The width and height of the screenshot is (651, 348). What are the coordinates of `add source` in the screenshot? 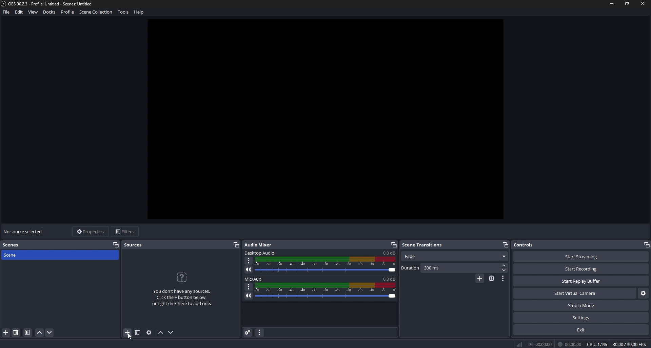 It's located at (128, 332).